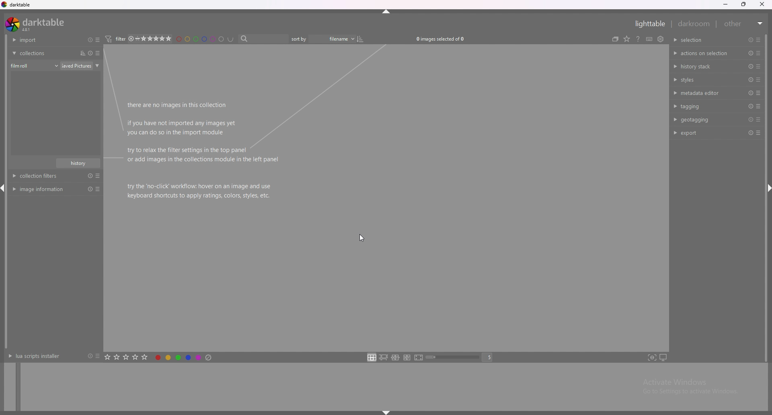  I want to click on tagging, so click(705, 106).